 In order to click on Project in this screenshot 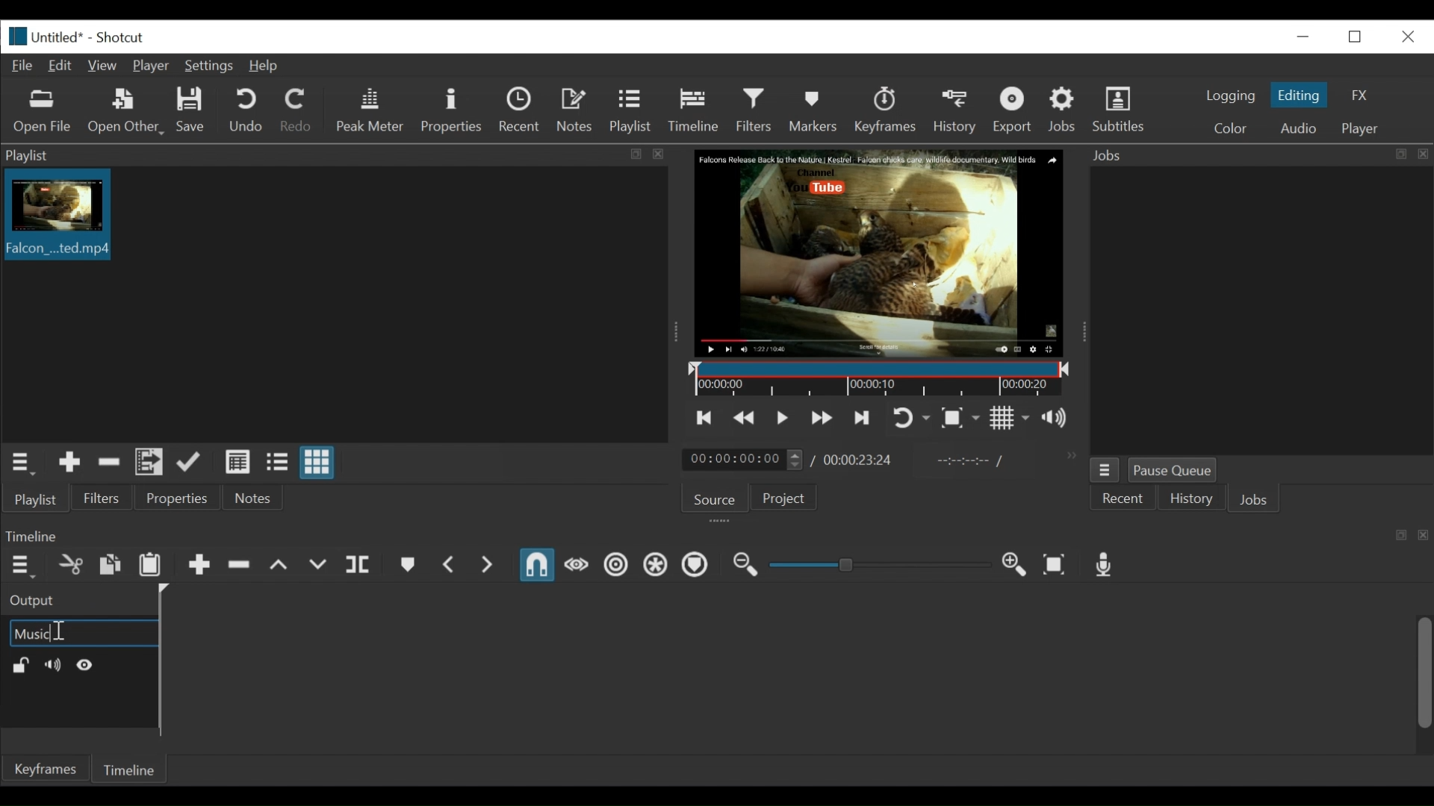, I will do `click(780, 496)`.